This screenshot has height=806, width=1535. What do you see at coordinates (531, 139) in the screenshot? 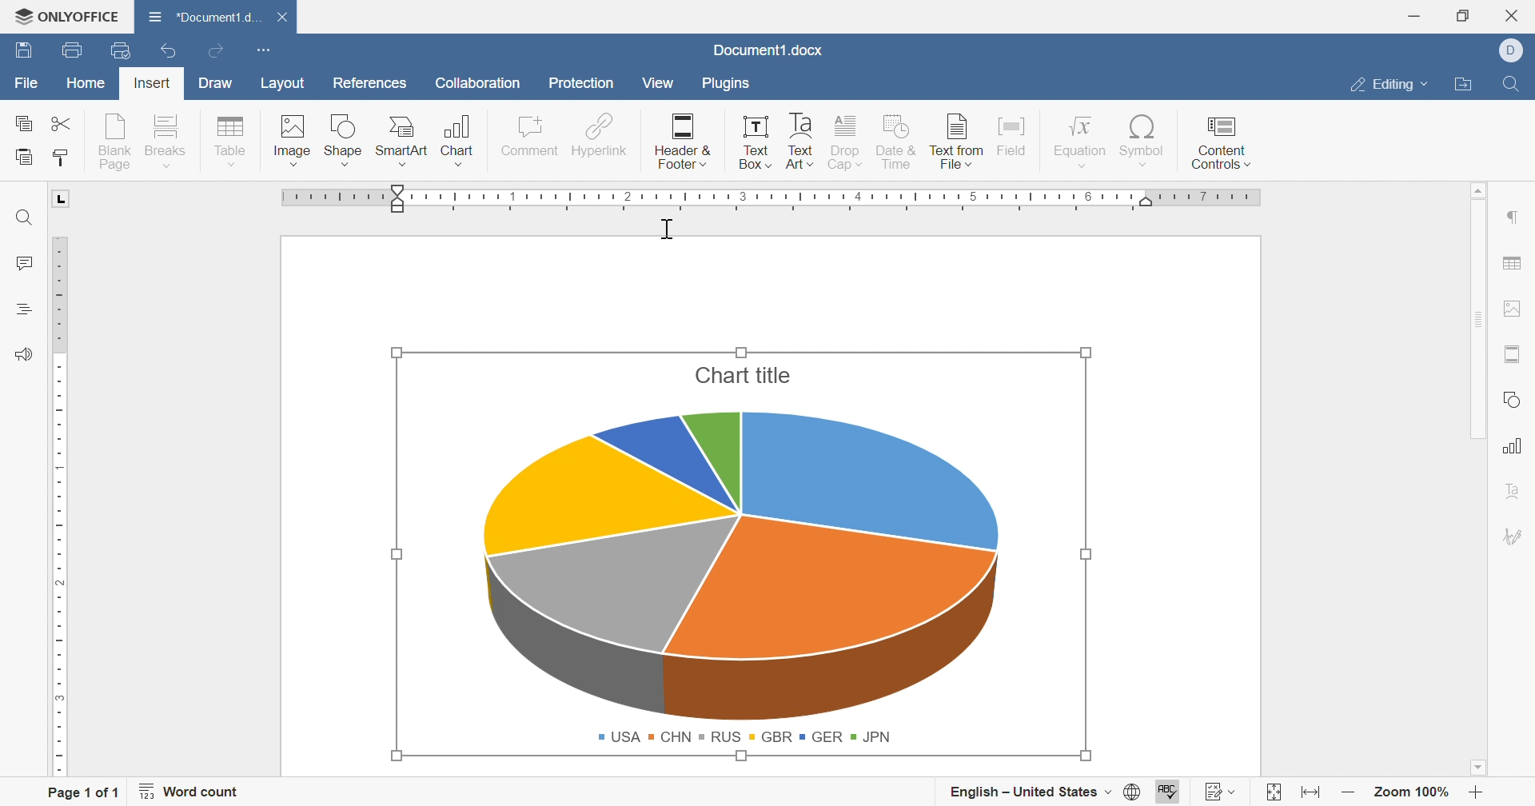
I see `` at bounding box center [531, 139].